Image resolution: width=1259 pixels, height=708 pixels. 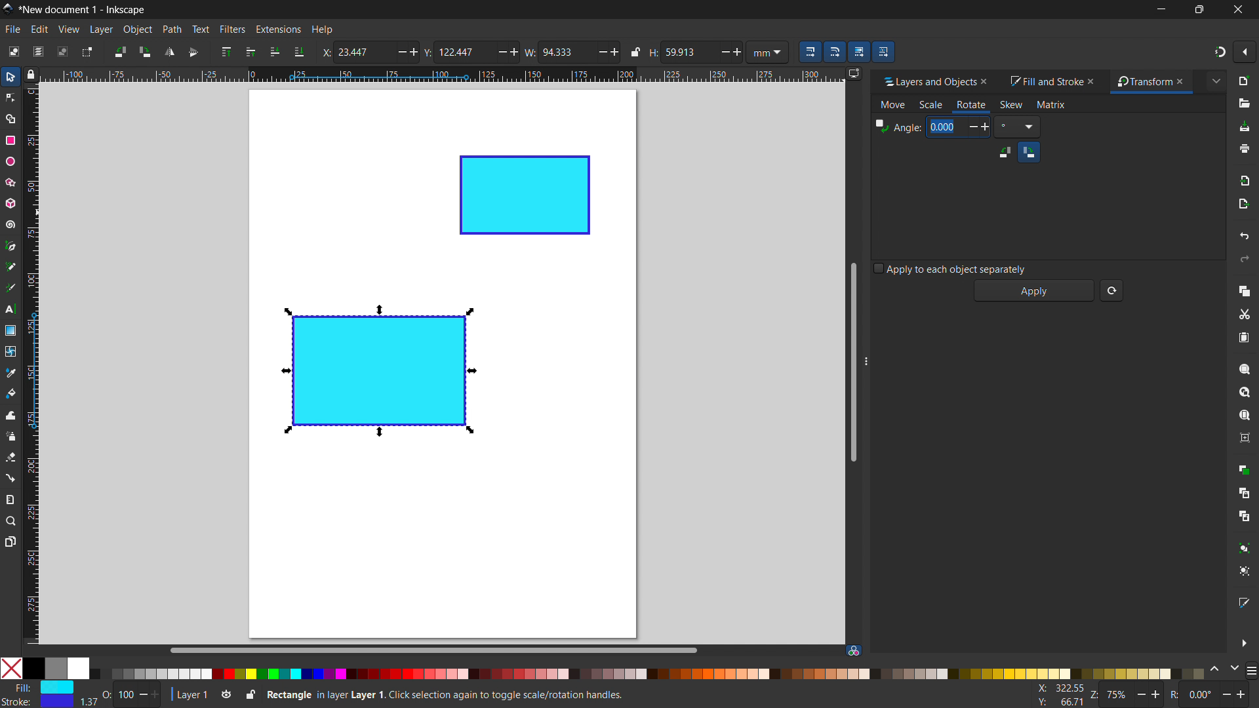 I want to click on Add/ increase, so click(x=614, y=51).